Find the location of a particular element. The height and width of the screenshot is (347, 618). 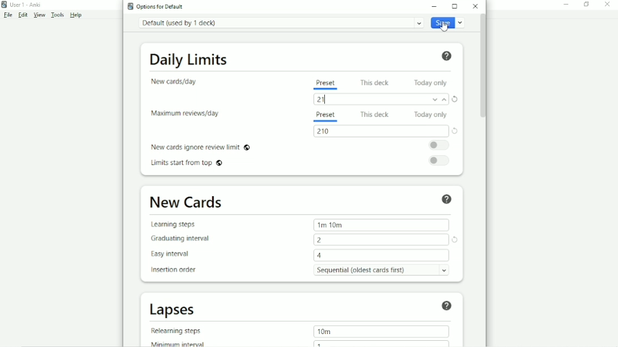

Default (used by 1 deck) is located at coordinates (280, 23).